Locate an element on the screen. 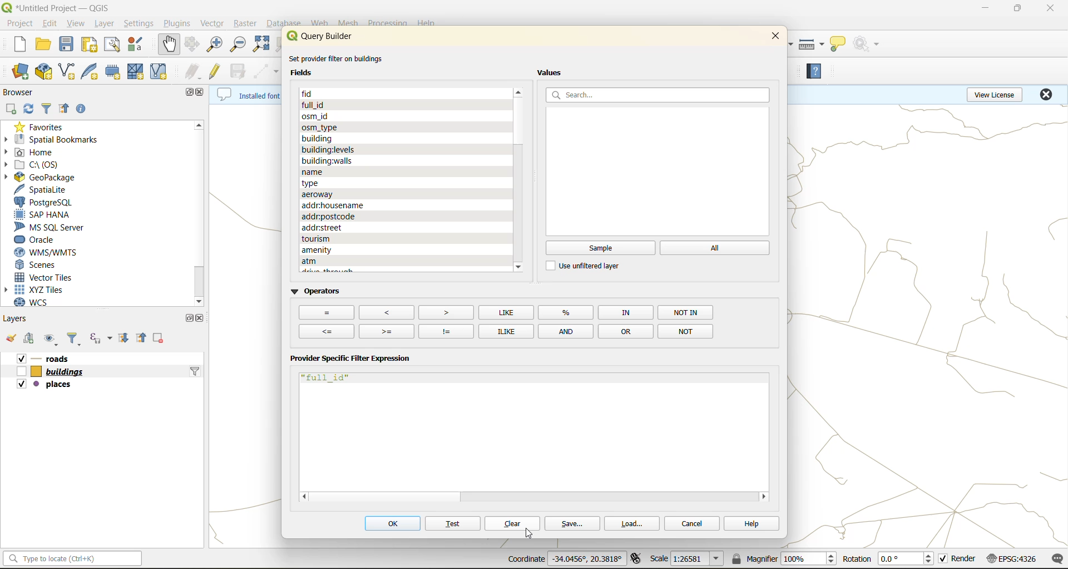 The width and height of the screenshot is (1068, 569). filter is located at coordinates (71, 338).